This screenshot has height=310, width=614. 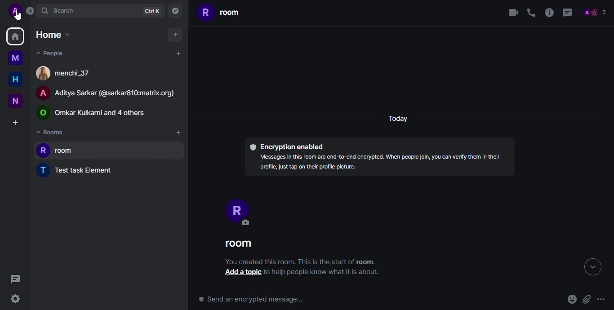 I want to click on attach, so click(x=586, y=299).